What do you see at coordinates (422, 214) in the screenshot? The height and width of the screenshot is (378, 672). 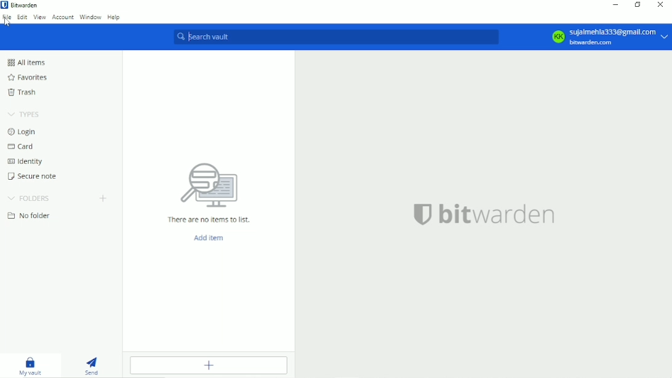 I see `logo` at bounding box center [422, 214].